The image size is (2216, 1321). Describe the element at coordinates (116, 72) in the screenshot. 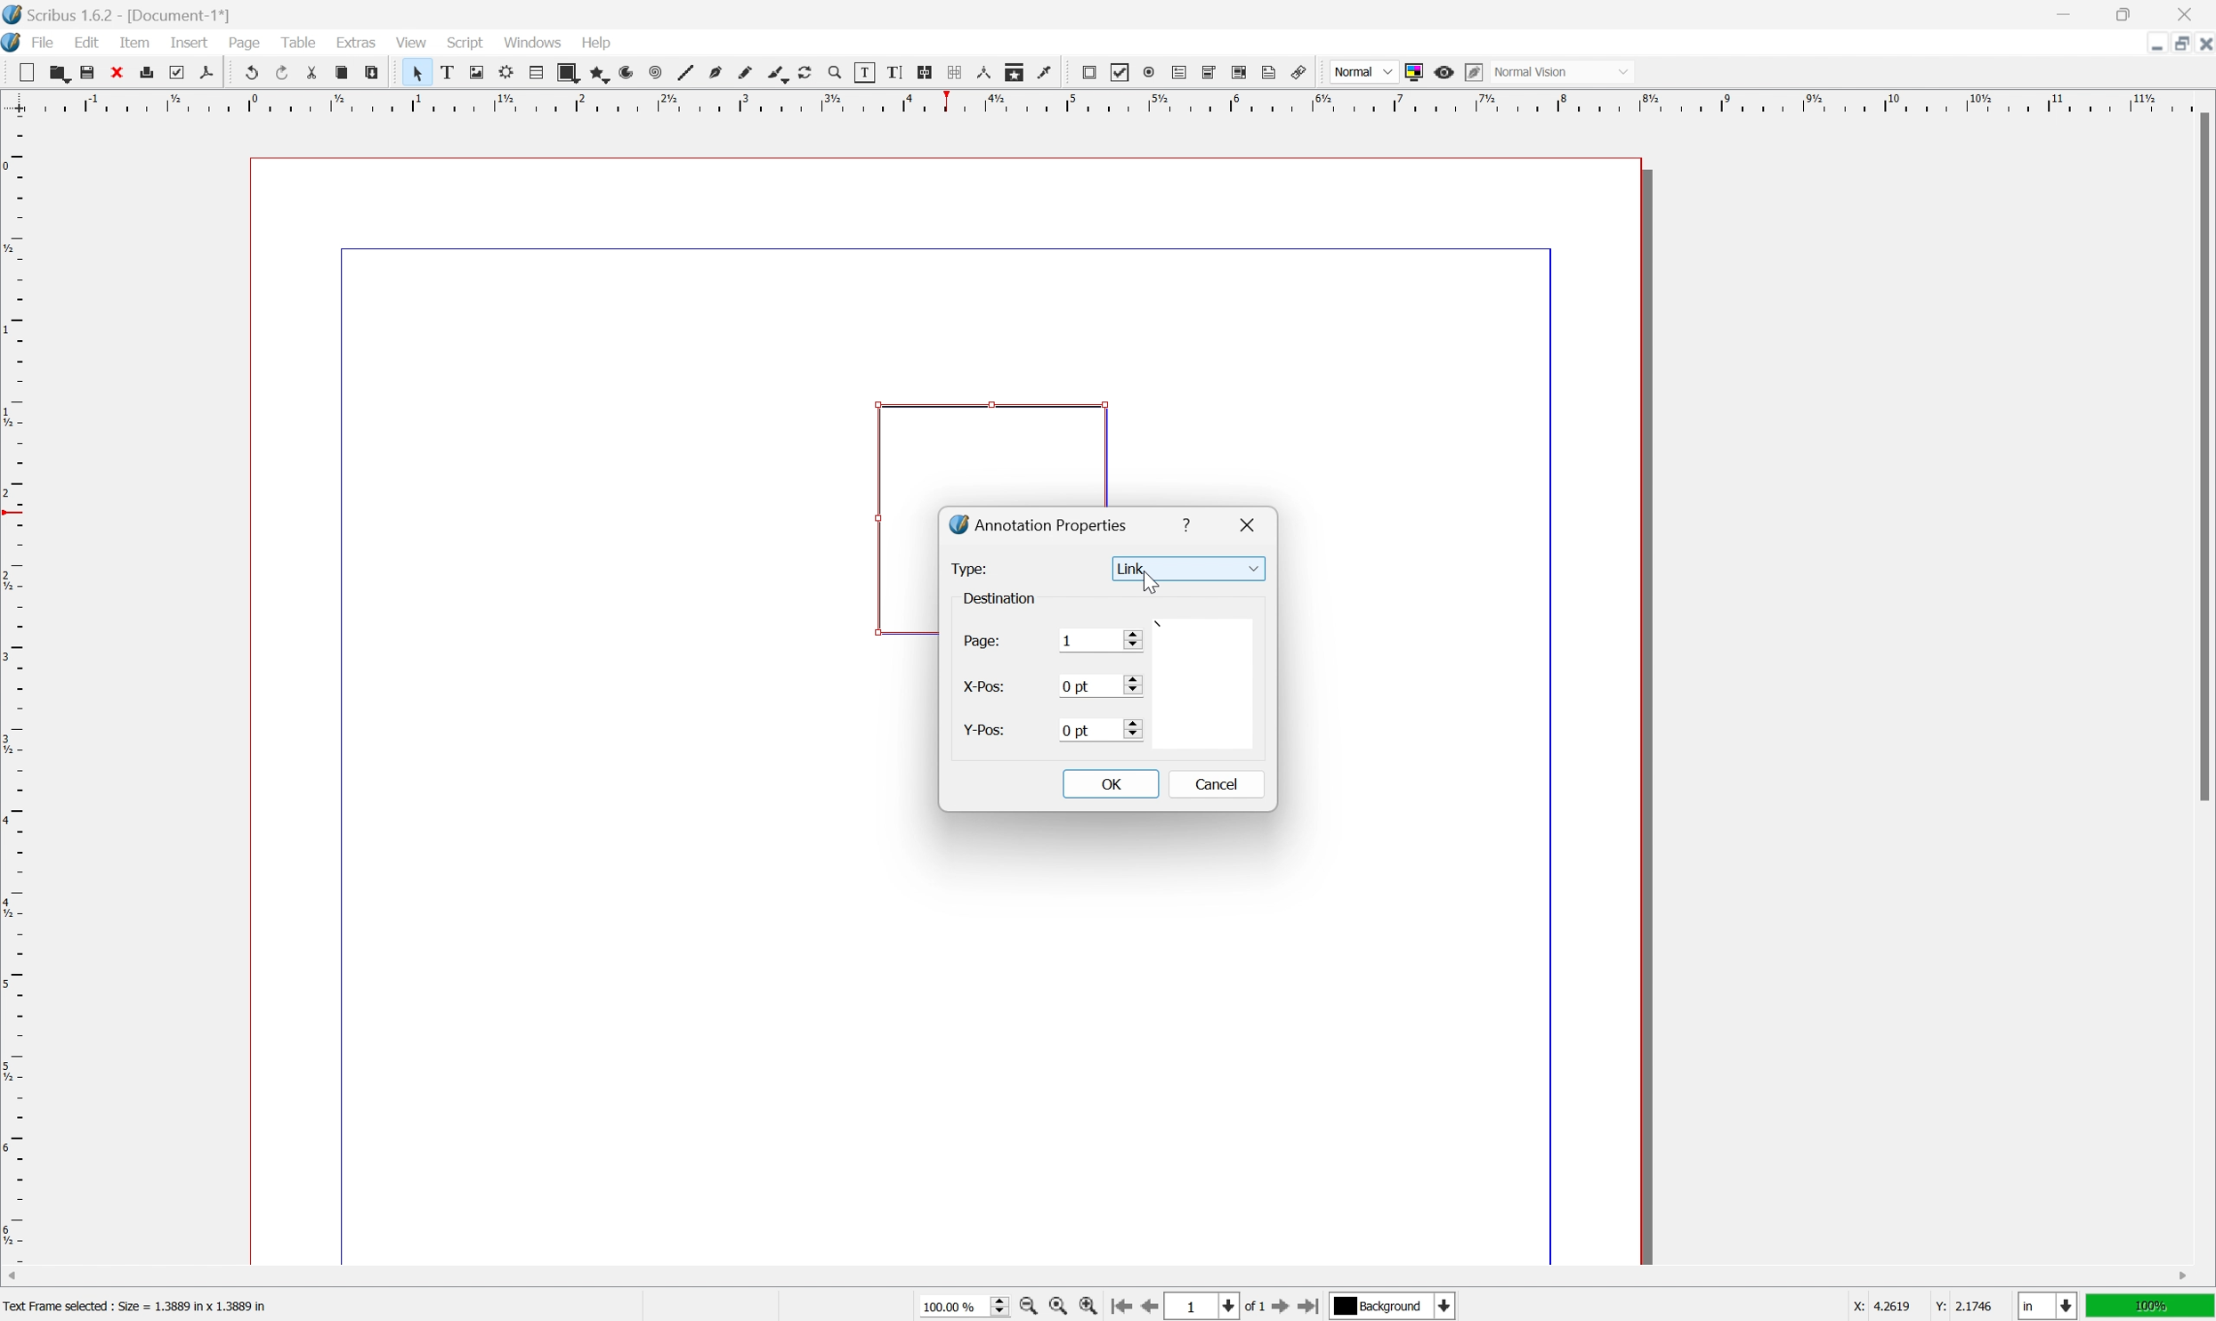

I see `close` at that location.